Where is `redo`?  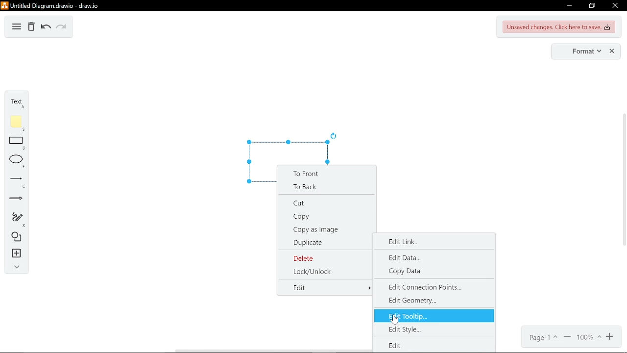 redo is located at coordinates (61, 28).